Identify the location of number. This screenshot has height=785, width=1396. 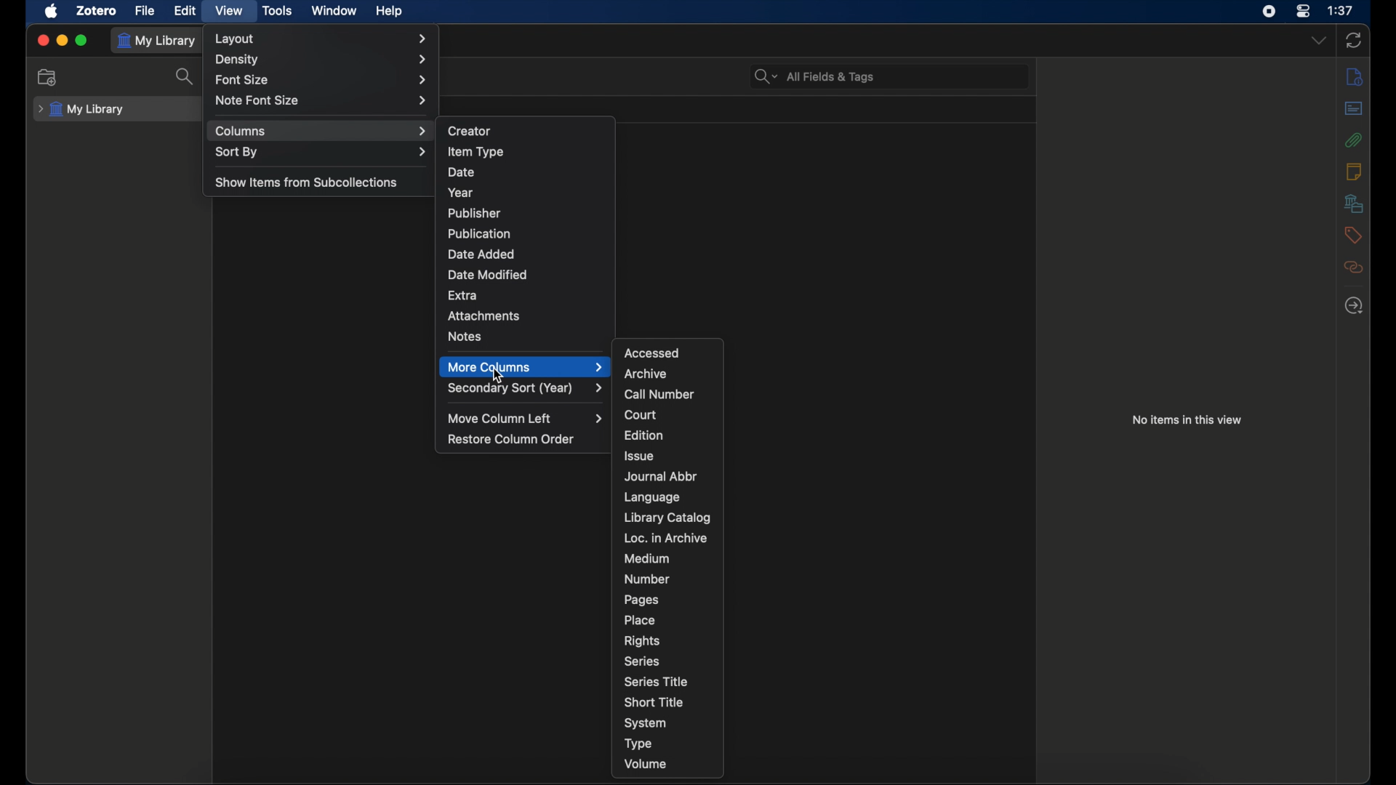
(646, 578).